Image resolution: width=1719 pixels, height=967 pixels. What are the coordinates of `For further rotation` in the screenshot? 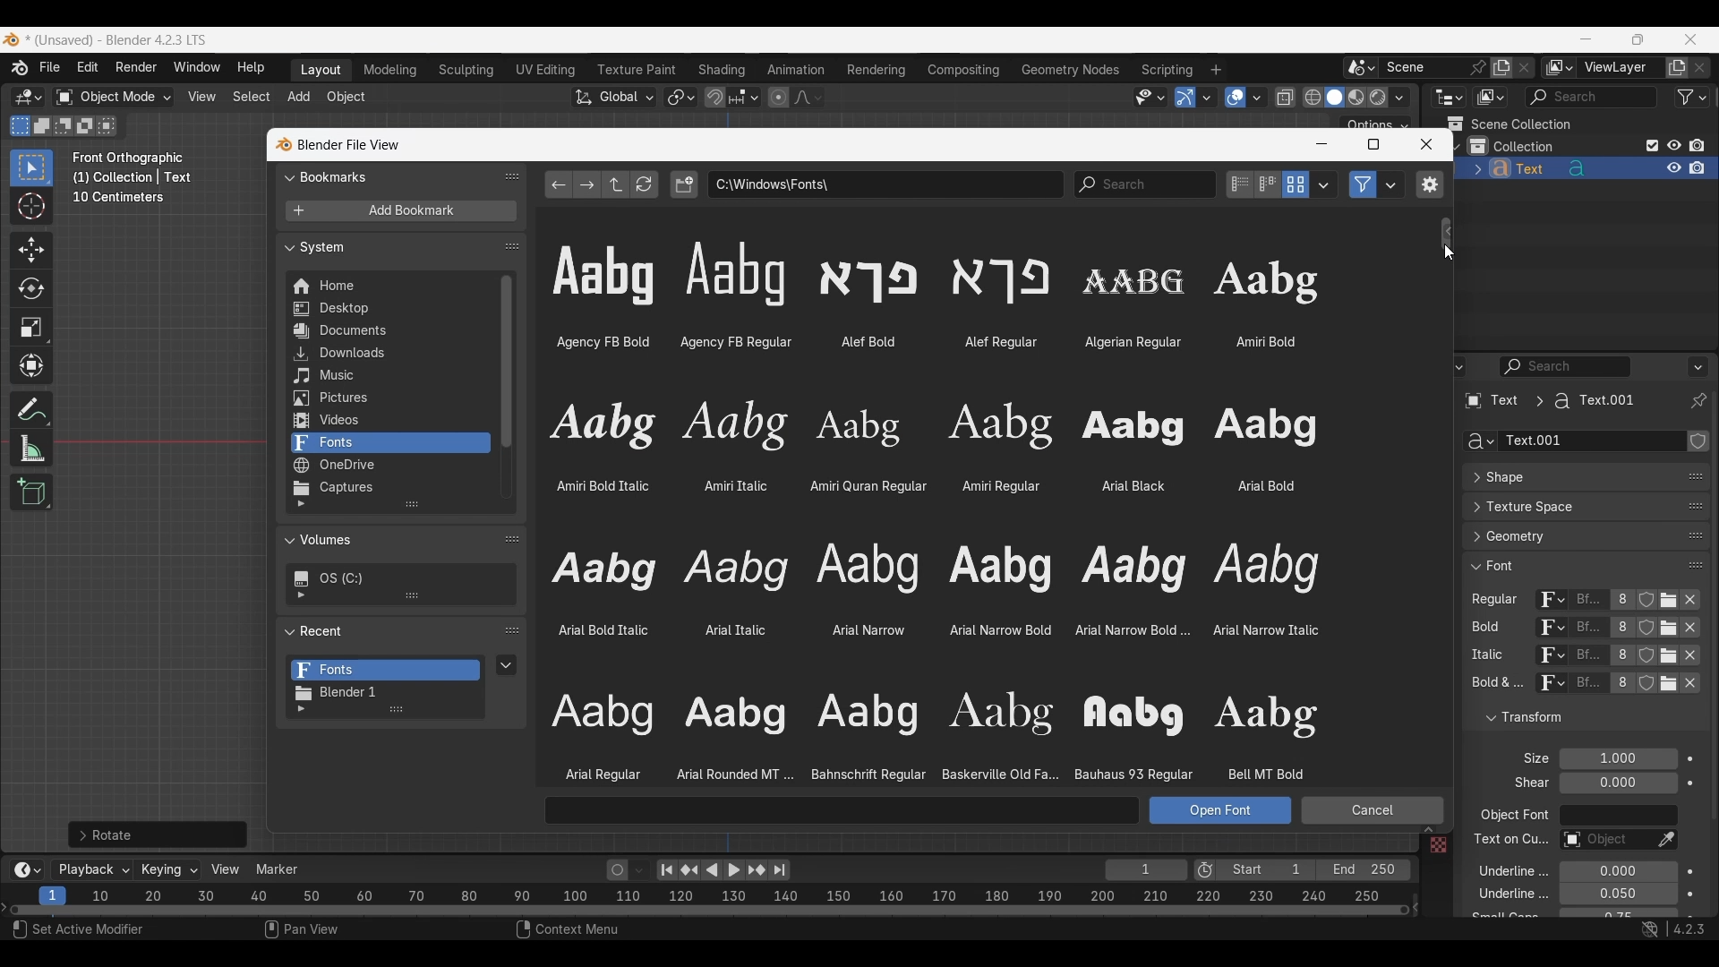 It's located at (158, 834).